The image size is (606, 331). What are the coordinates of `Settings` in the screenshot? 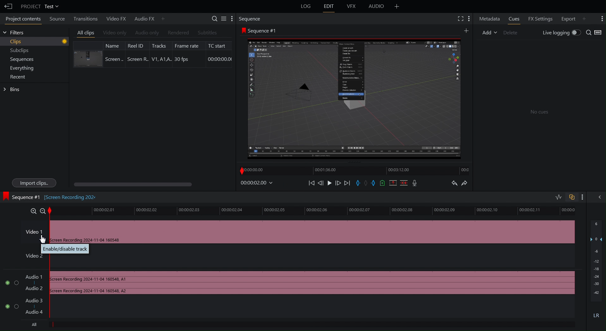 It's located at (221, 19).